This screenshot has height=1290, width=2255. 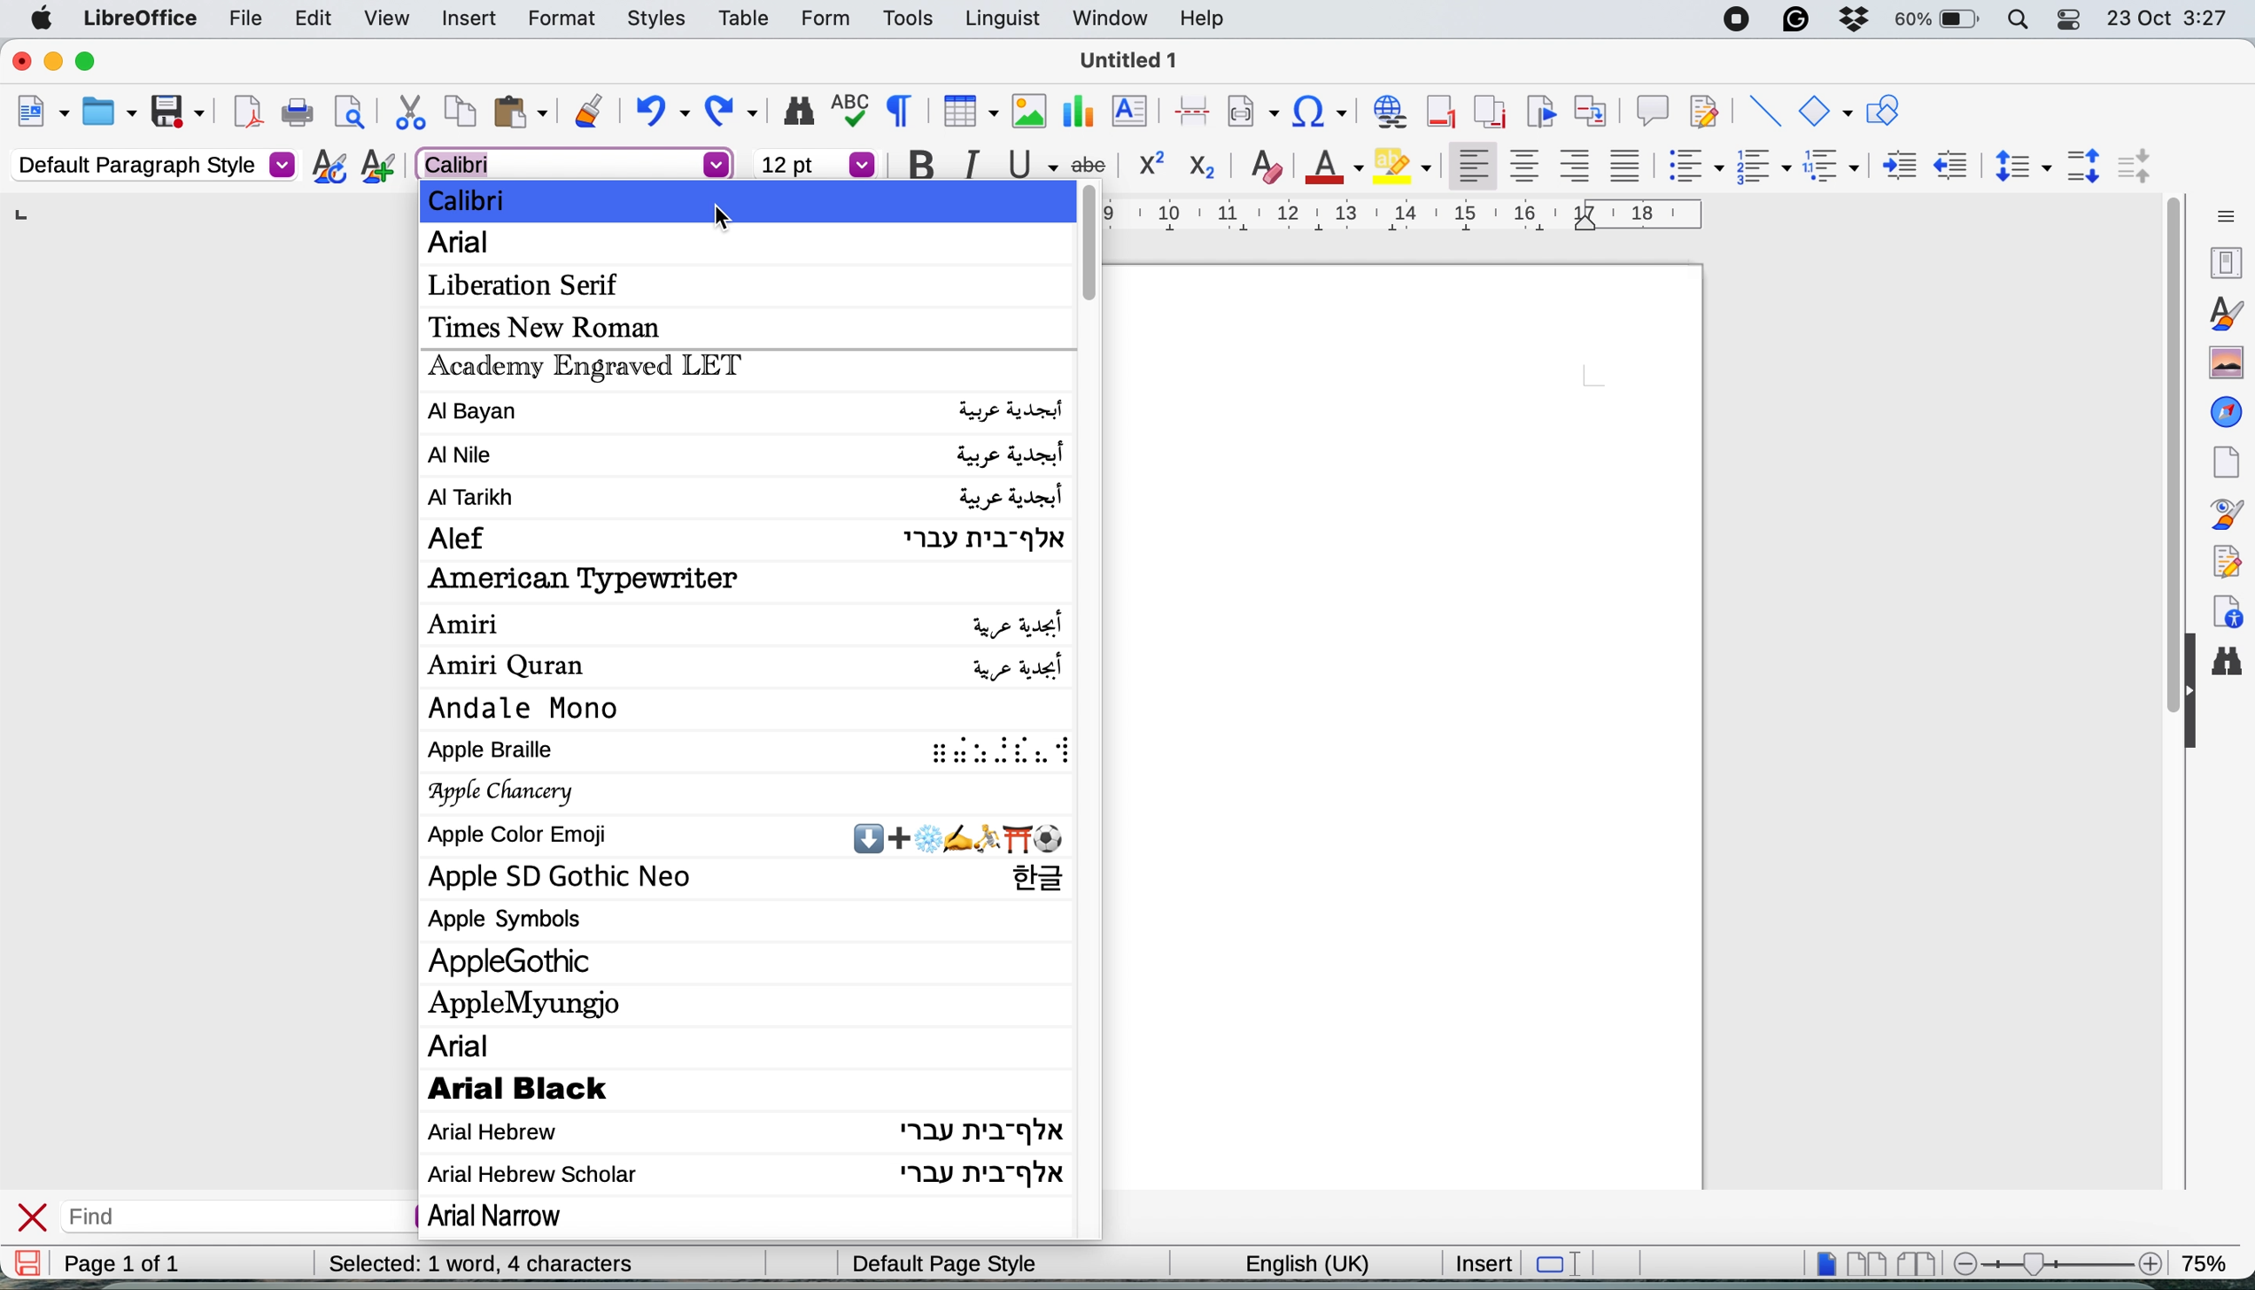 I want to click on justified, so click(x=1626, y=164).